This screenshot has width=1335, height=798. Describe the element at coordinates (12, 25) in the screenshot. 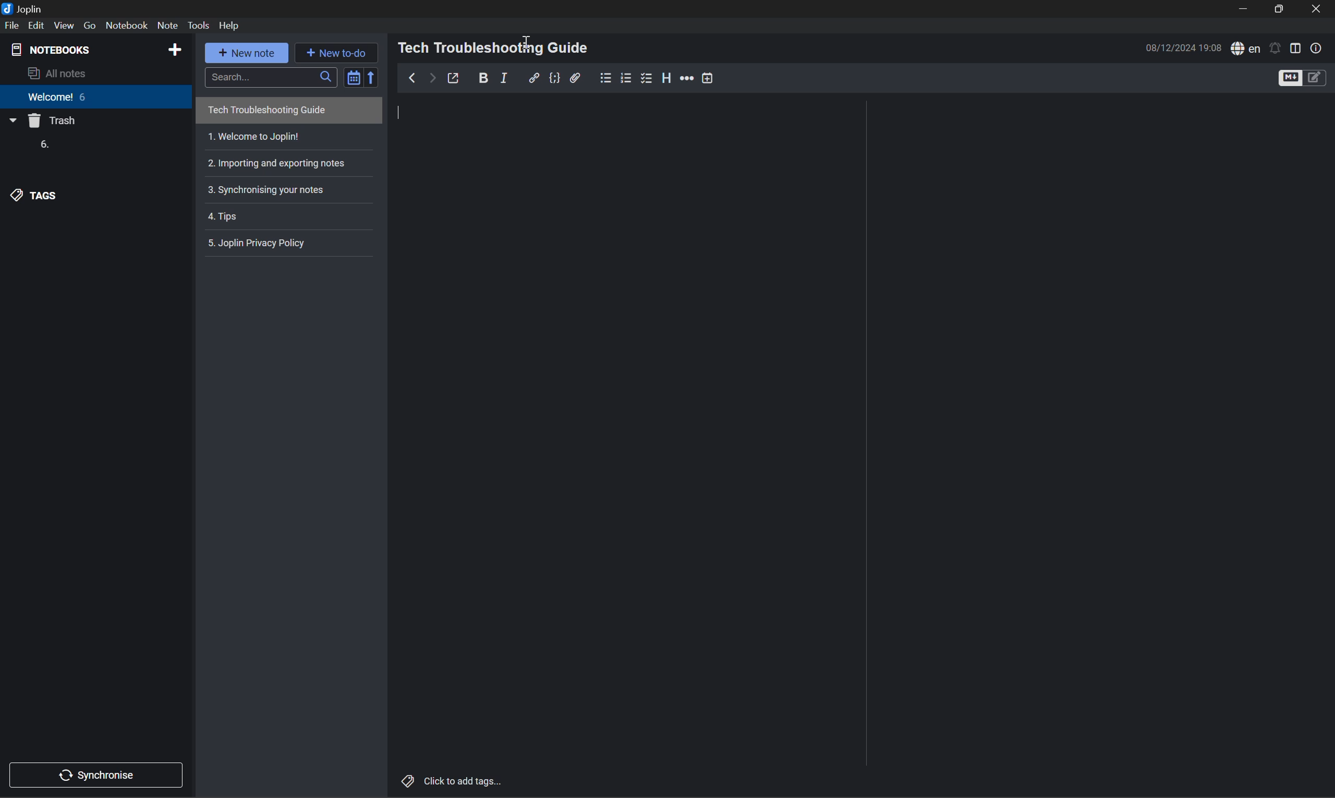

I see `File` at that location.